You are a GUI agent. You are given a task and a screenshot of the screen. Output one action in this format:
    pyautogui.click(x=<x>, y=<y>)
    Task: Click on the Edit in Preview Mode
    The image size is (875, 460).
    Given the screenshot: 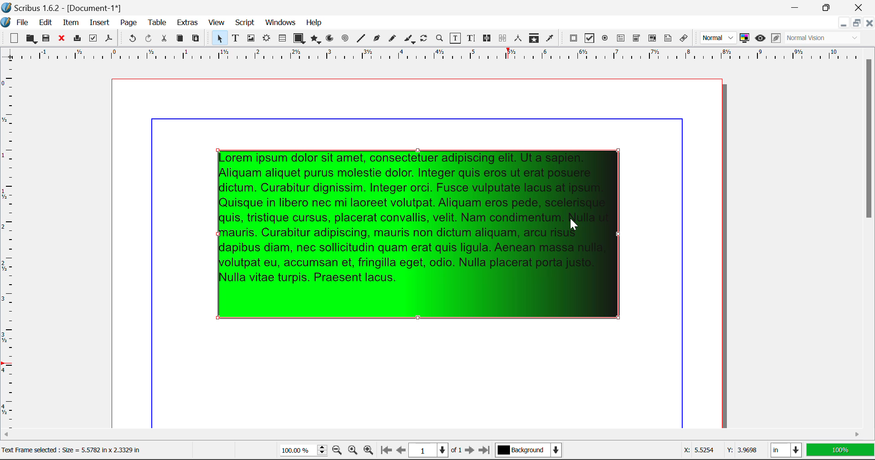 What is the action you would take?
    pyautogui.click(x=776, y=38)
    